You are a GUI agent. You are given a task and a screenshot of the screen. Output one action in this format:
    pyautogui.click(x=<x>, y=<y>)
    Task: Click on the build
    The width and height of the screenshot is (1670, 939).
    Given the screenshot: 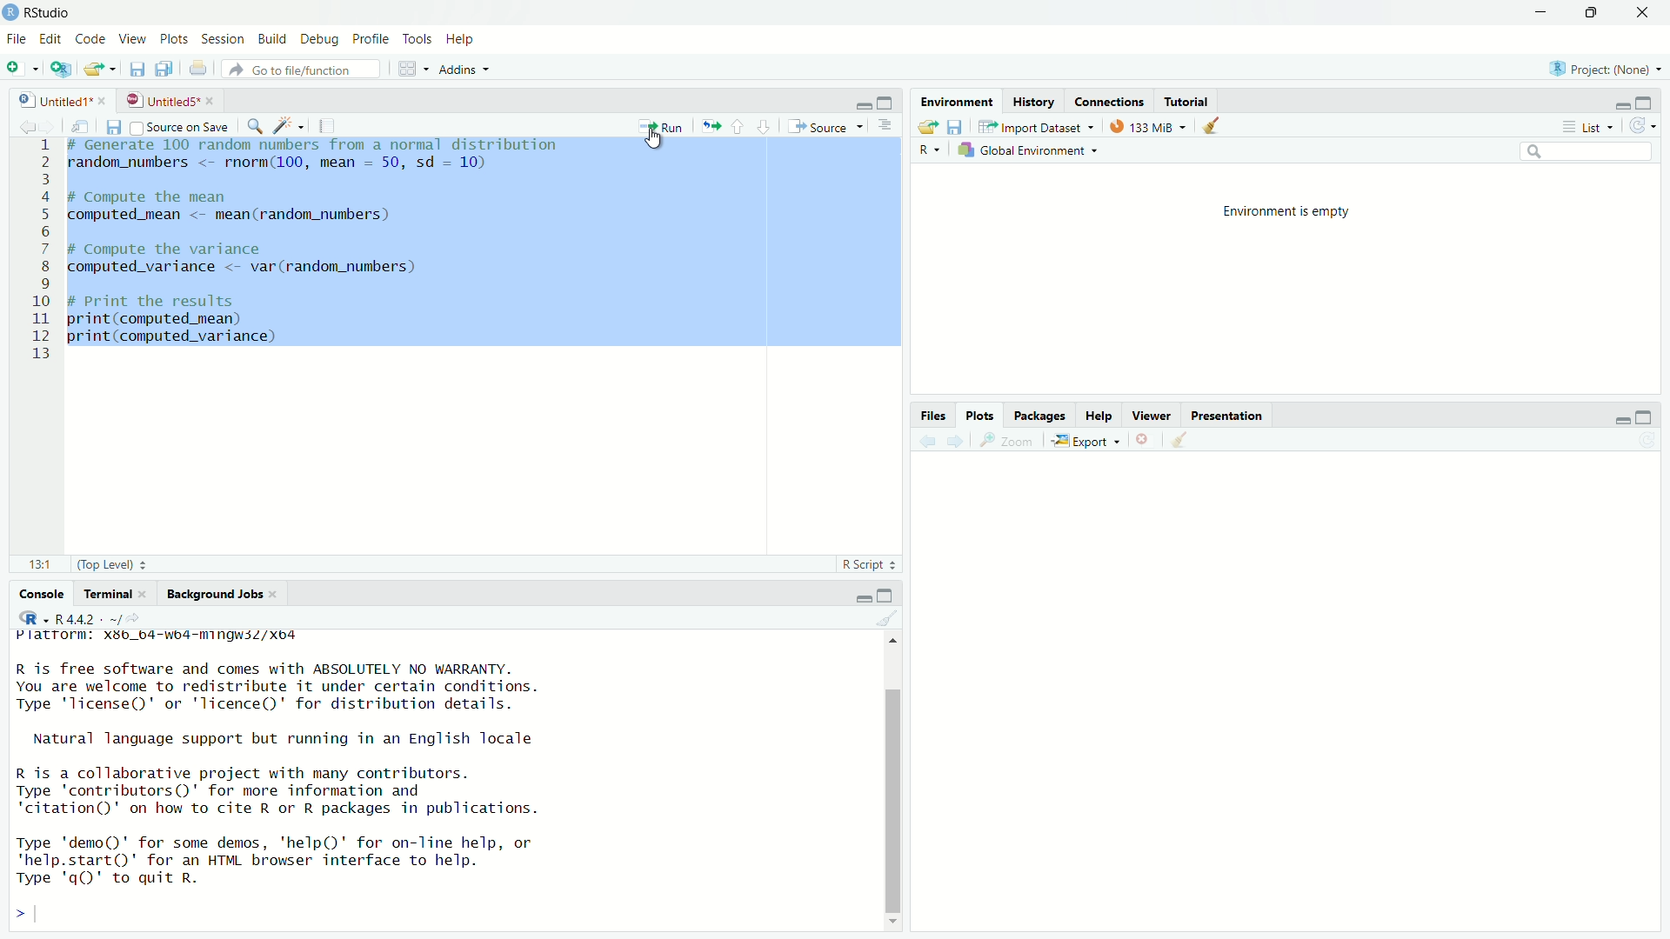 What is the action you would take?
    pyautogui.click(x=273, y=39)
    